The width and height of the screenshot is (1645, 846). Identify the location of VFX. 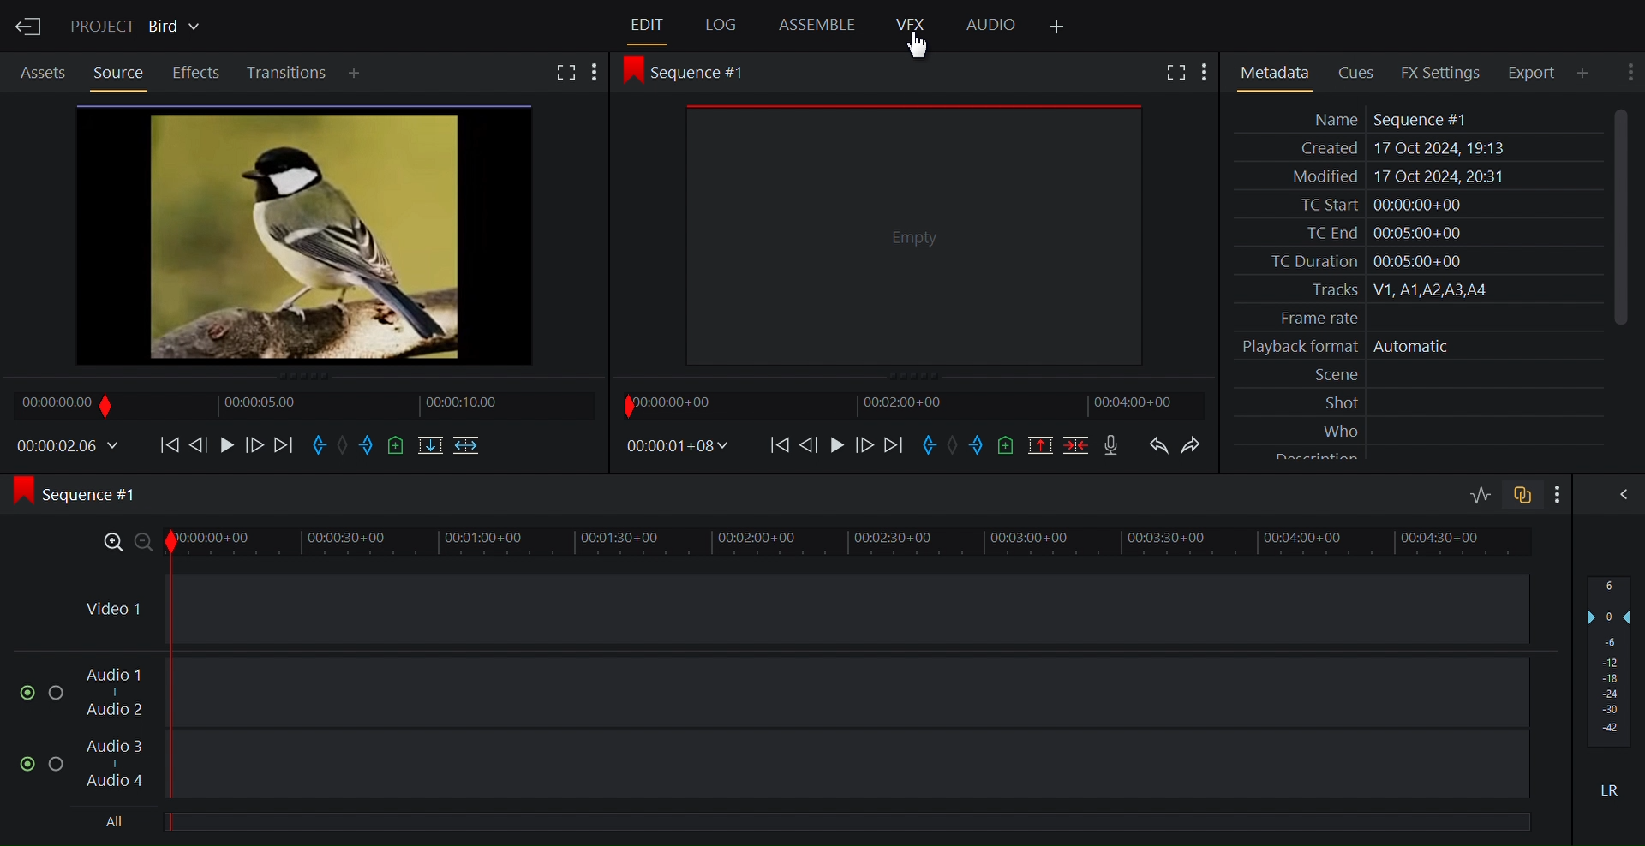
(912, 24).